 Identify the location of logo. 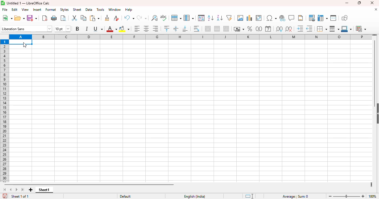
(3, 3).